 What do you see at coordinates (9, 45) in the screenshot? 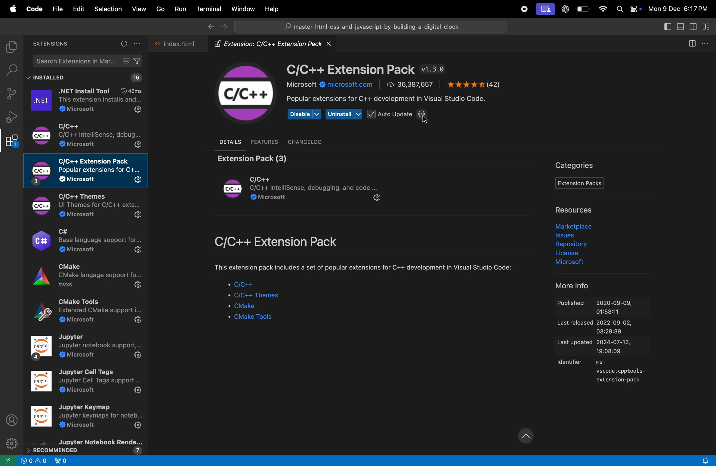
I see `explorer` at bounding box center [9, 45].